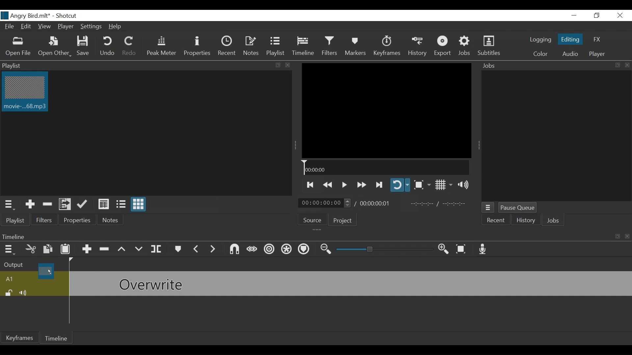 This screenshot has width=632, height=355. I want to click on FX, so click(596, 39).